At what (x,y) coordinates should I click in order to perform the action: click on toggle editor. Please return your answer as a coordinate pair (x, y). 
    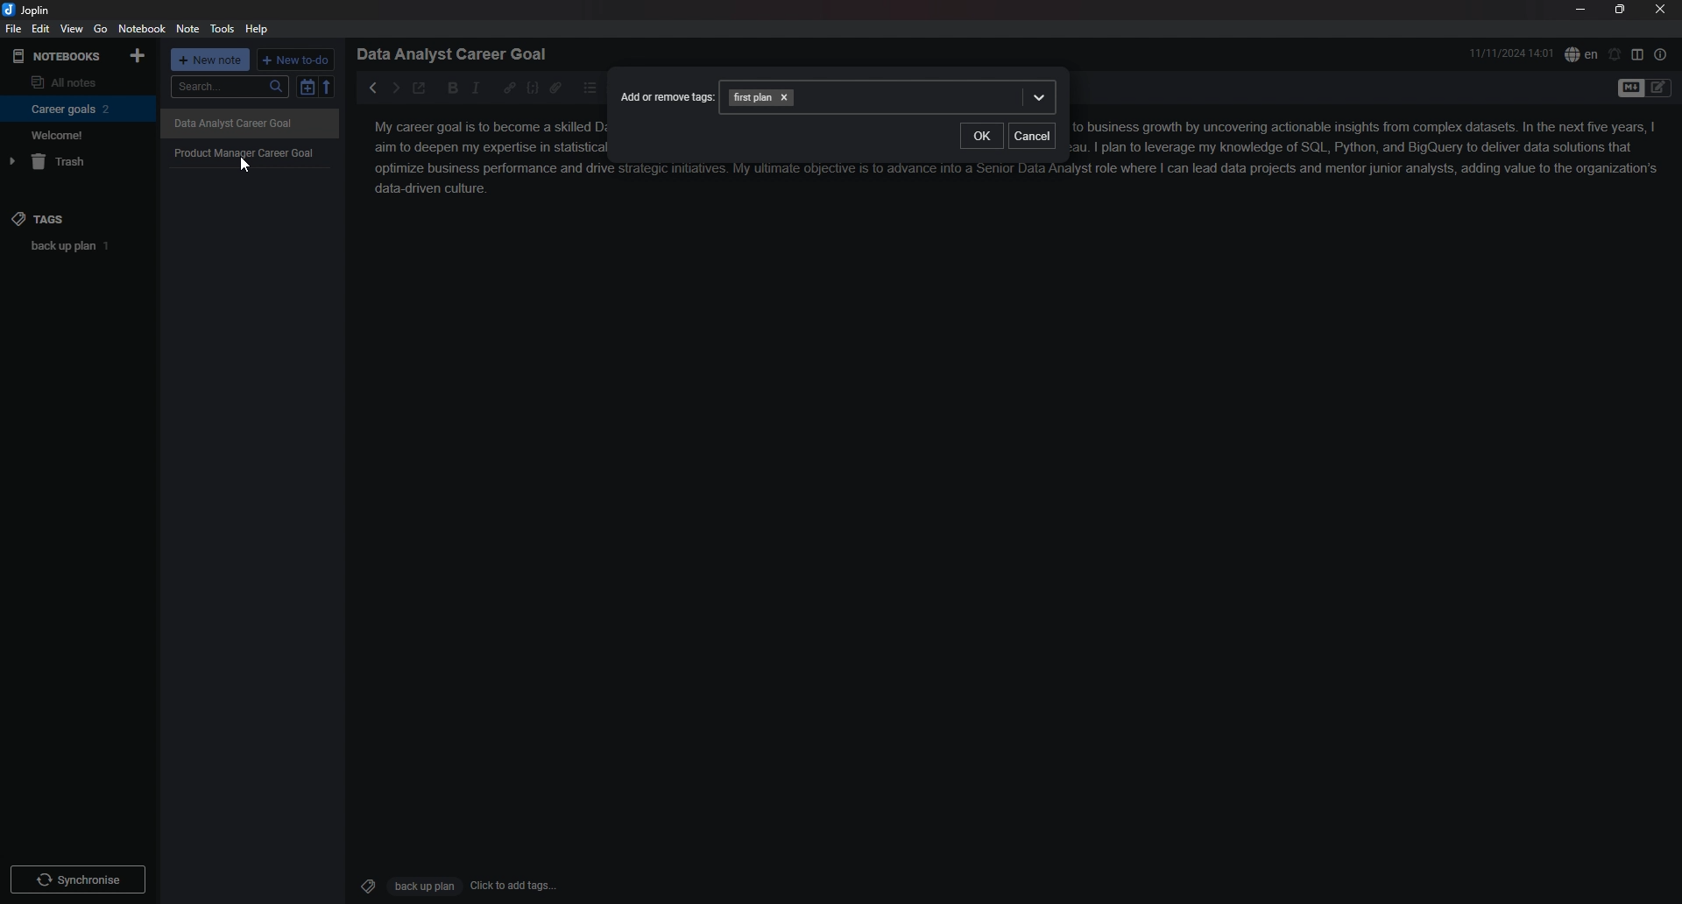
    Looking at the image, I should click on (1629, 89).